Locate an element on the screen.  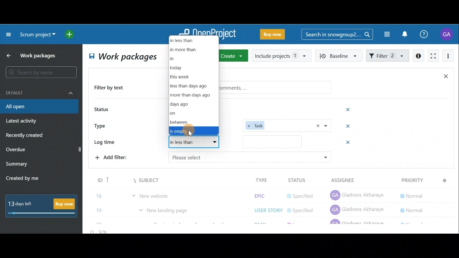
Latest activity is located at coordinates (22, 122).